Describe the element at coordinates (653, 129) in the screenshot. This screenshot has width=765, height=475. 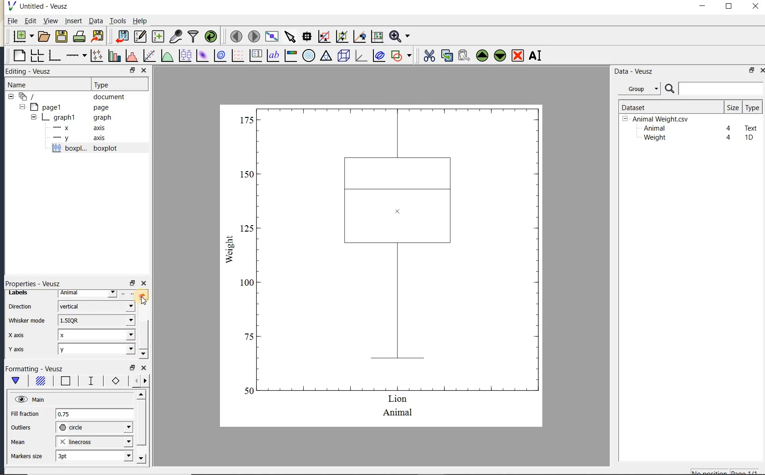
I see `Animal` at that location.